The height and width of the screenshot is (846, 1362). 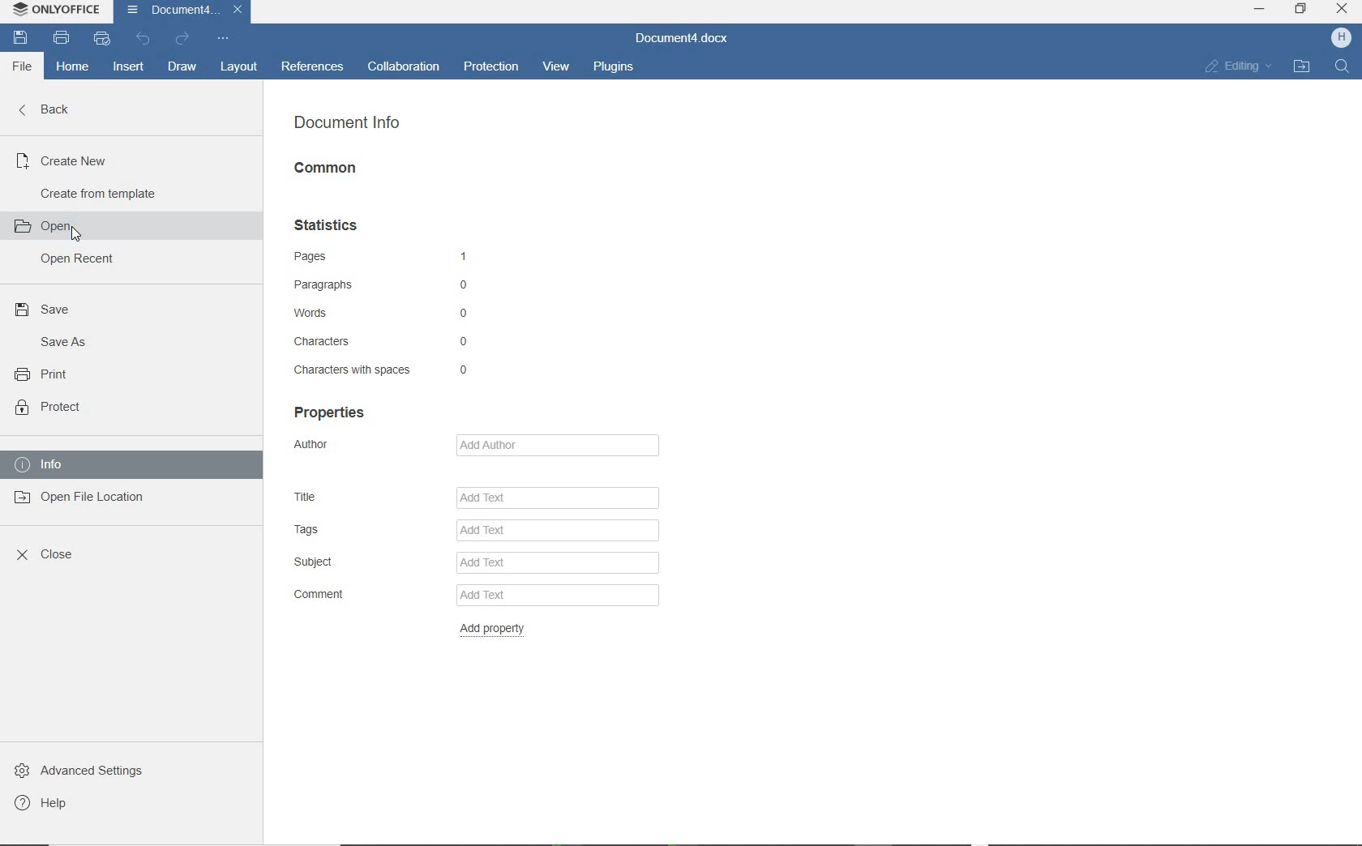 I want to click on minimize, so click(x=1258, y=8).